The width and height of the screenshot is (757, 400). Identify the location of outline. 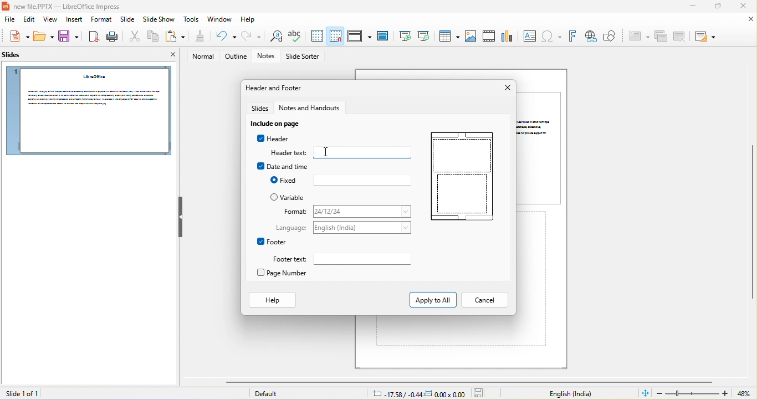
(236, 57).